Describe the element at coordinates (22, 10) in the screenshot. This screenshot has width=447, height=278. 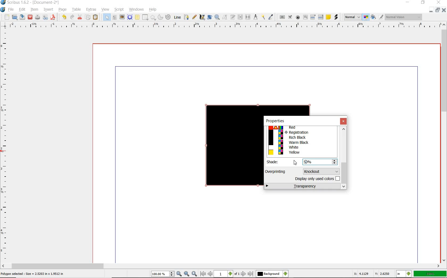
I see `edit` at that location.